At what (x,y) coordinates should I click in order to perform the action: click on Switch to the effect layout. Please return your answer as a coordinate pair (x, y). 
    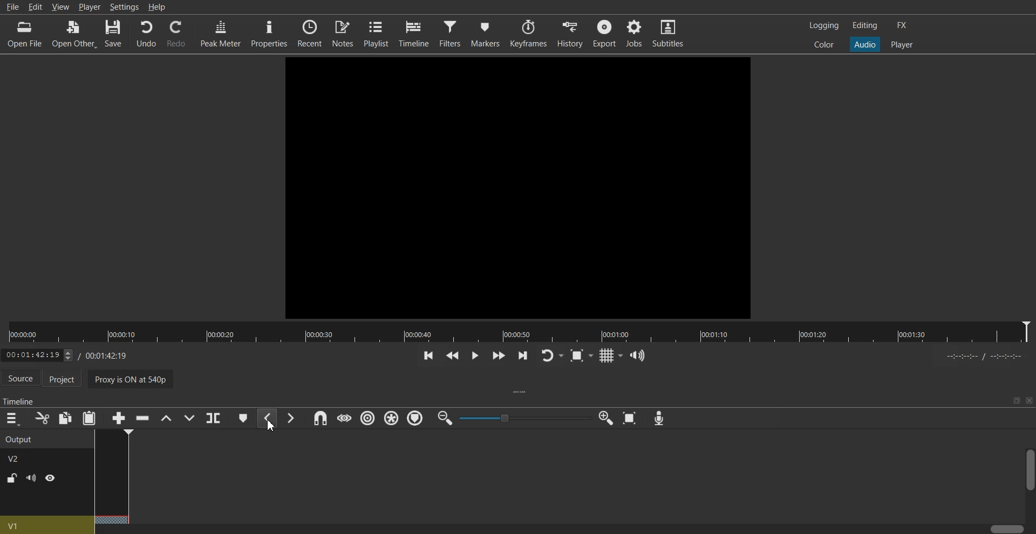
    Looking at the image, I should click on (904, 25).